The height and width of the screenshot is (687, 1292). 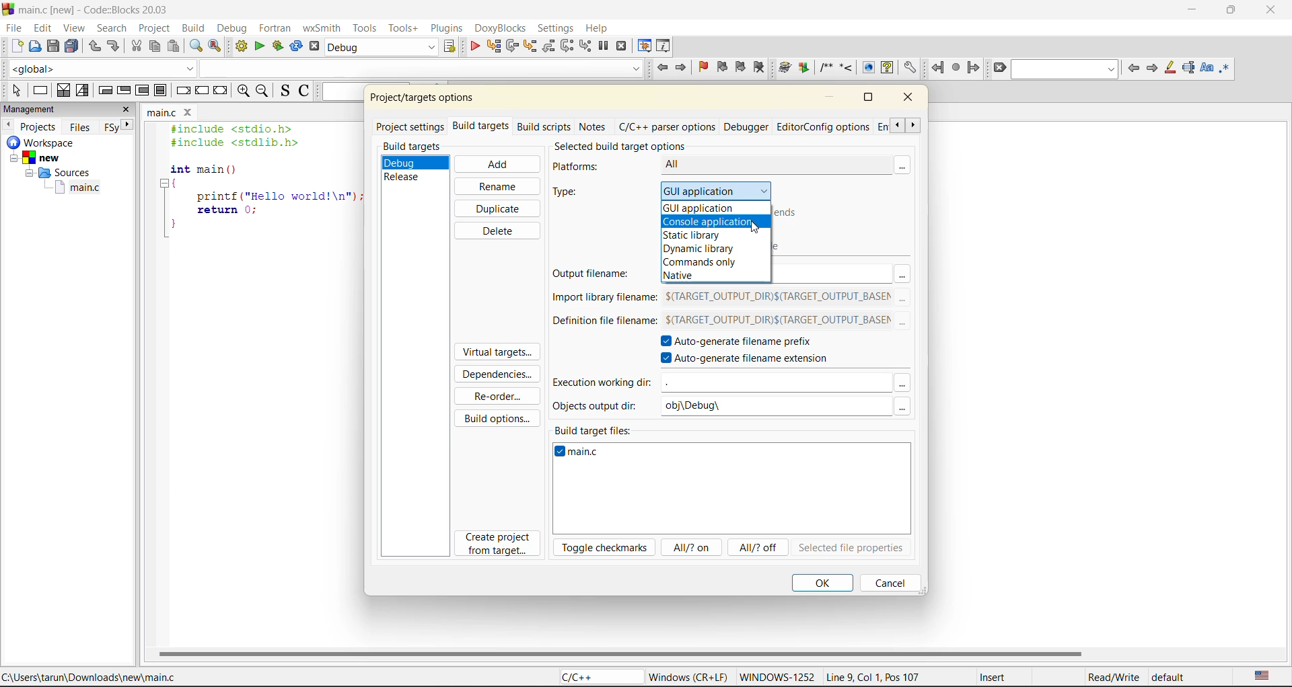 I want to click on release, so click(x=406, y=177).